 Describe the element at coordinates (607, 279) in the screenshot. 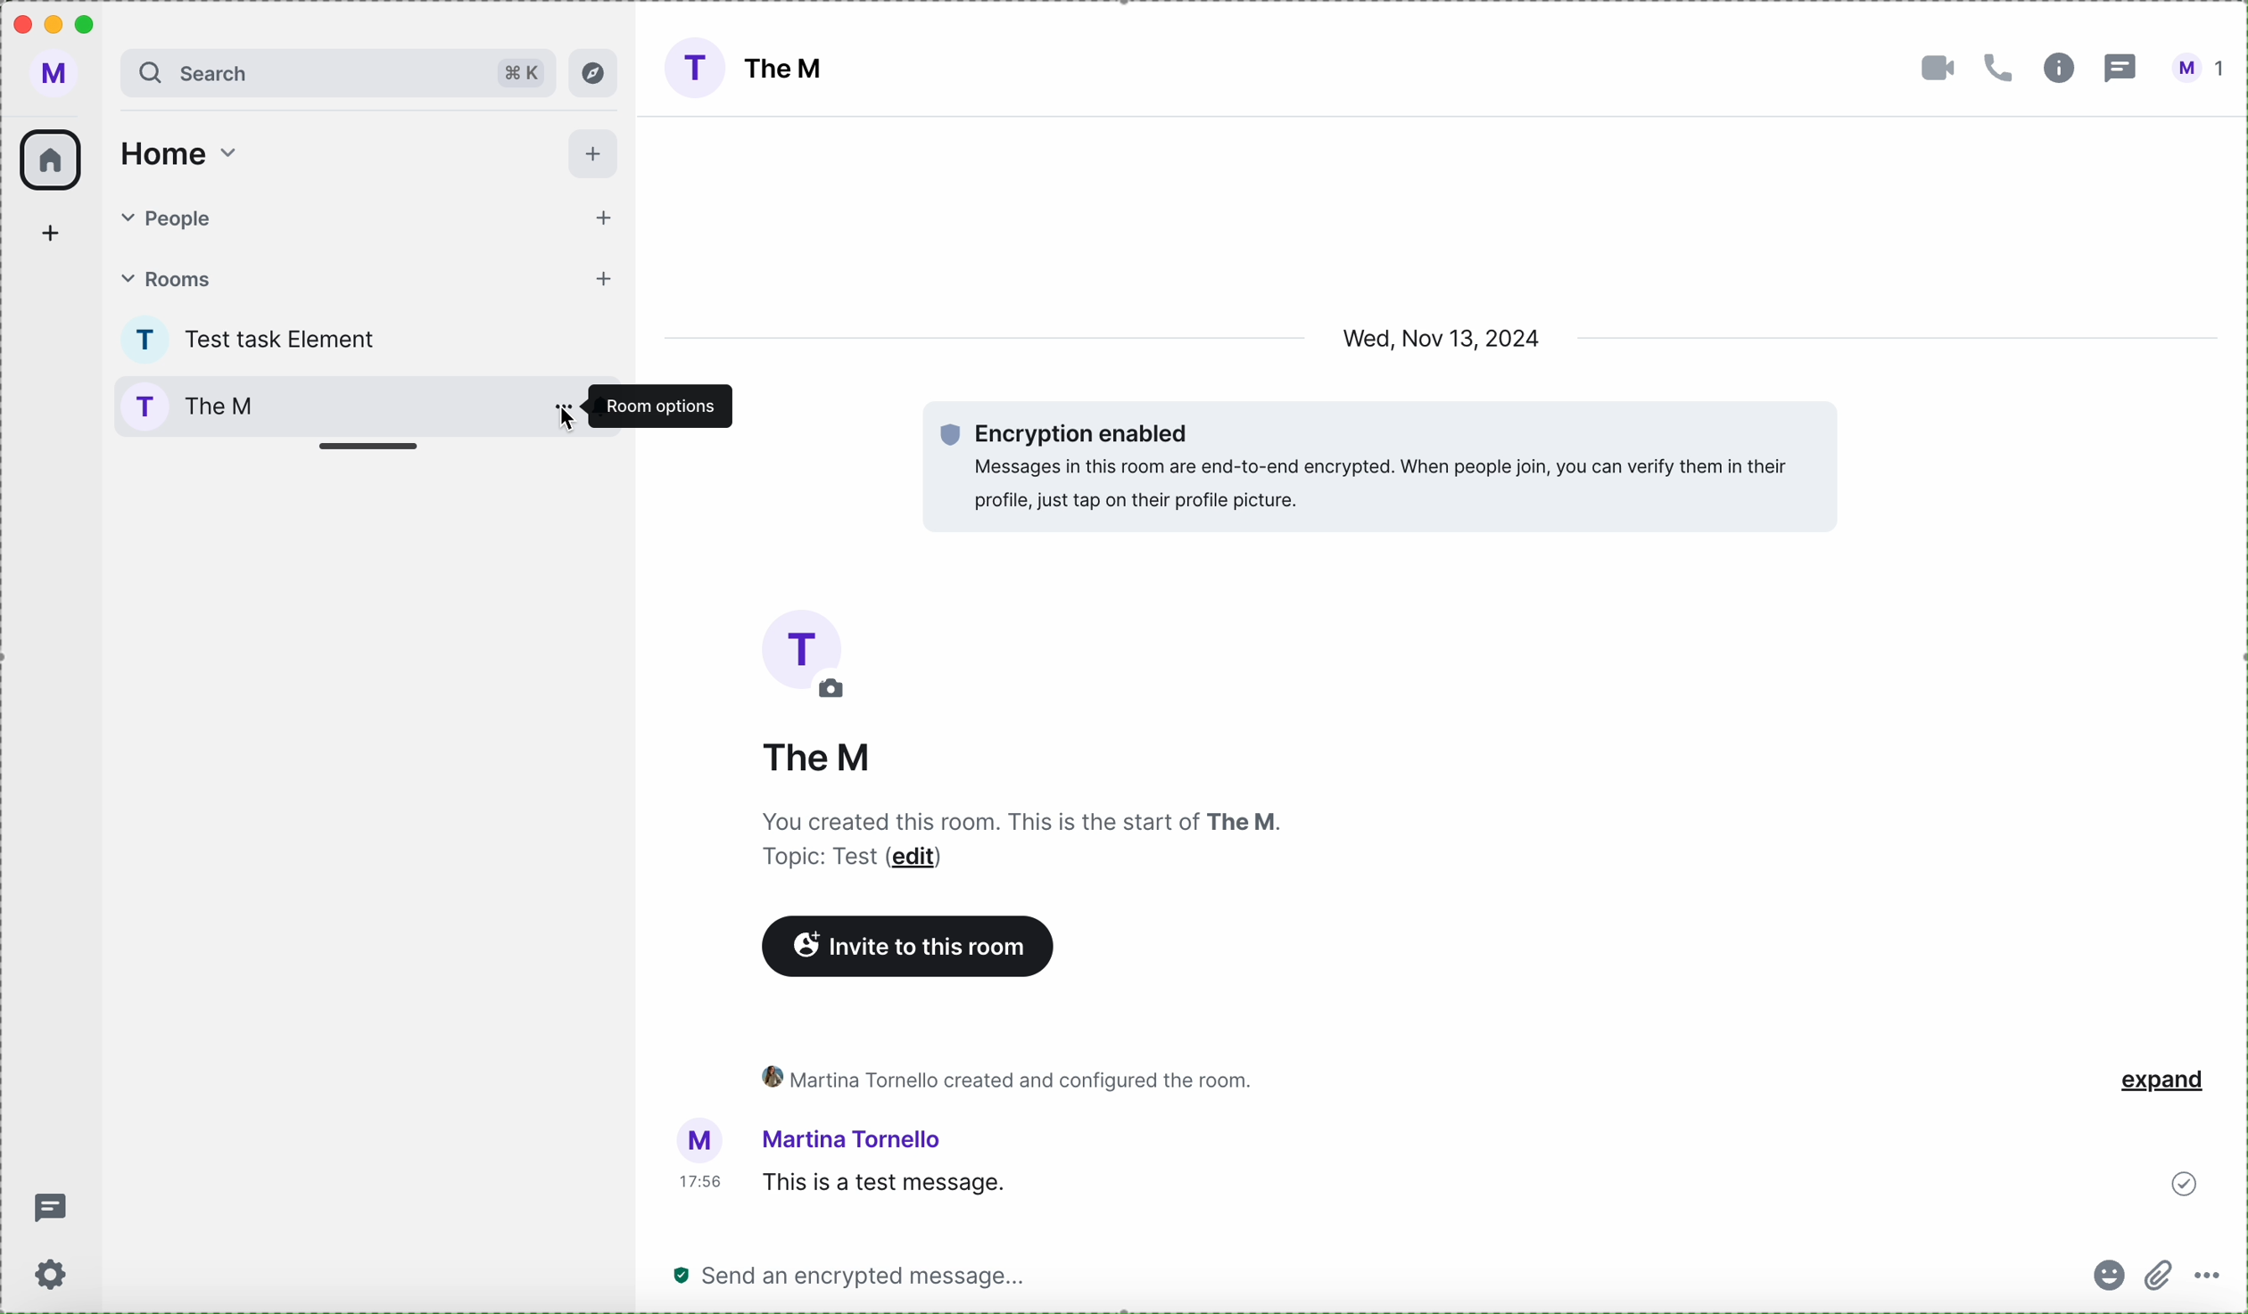

I see `add` at that location.